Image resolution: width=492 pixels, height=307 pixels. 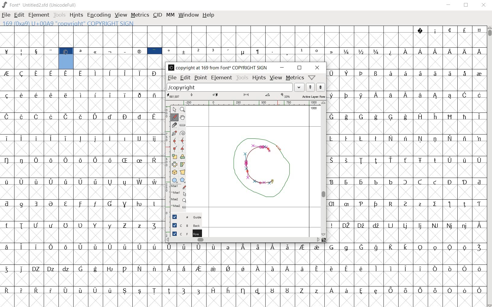 I want to click on polygon or star, so click(x=182, y=180).